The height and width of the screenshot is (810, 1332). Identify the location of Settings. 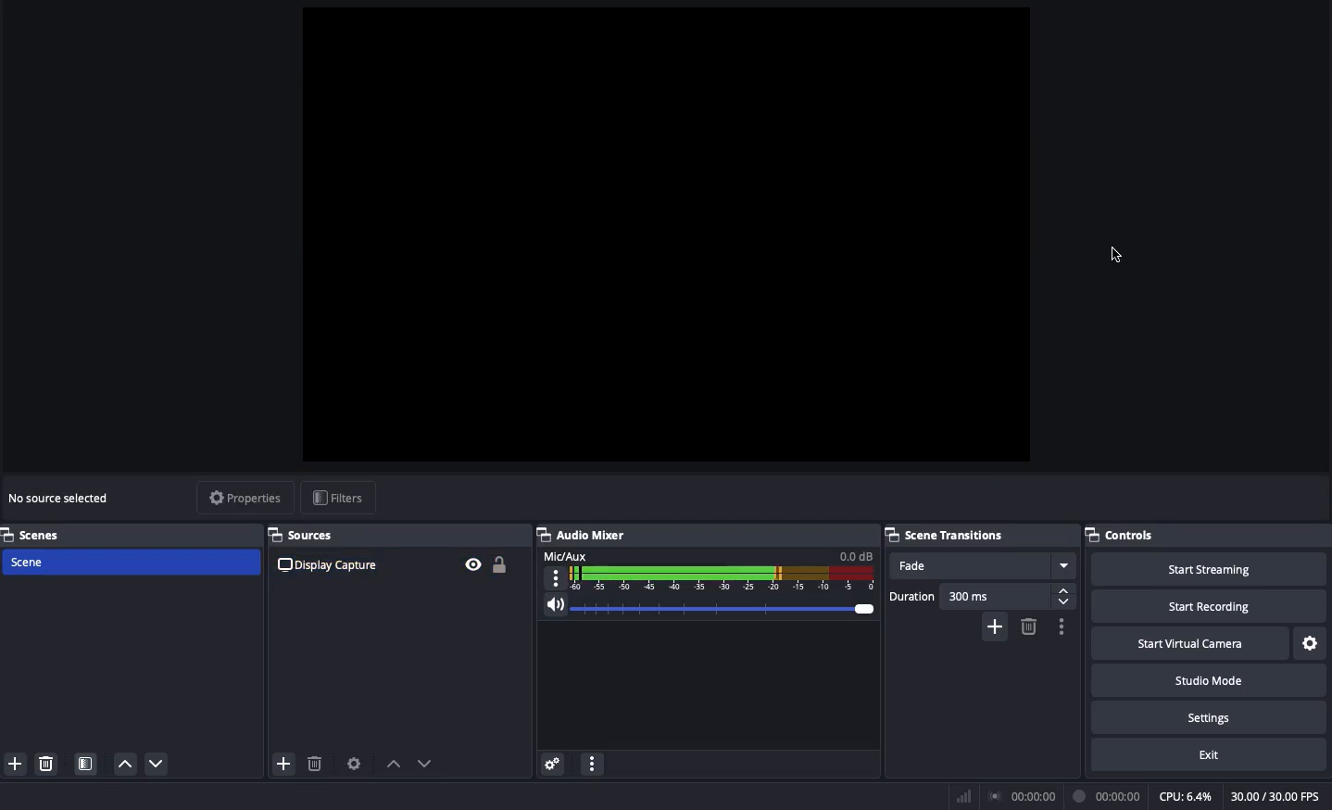
(1312, 644).